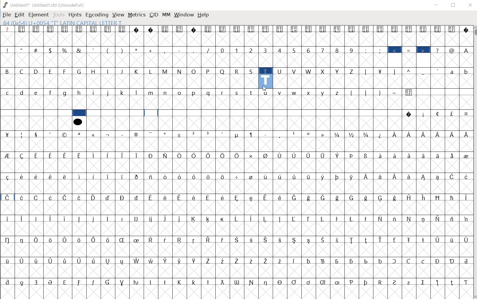 The height and width of the screenshot is (299, 477). What do you see at coordinates (265, 239) in the screenshot?
I see `Symbol` at bounding box center [265, 239].